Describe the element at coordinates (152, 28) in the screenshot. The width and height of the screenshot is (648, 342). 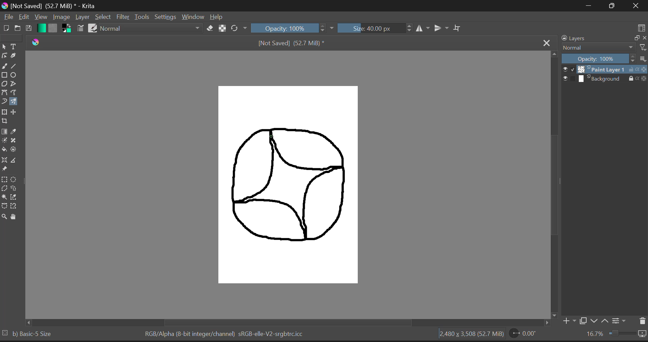
I see `Normal` at that location.